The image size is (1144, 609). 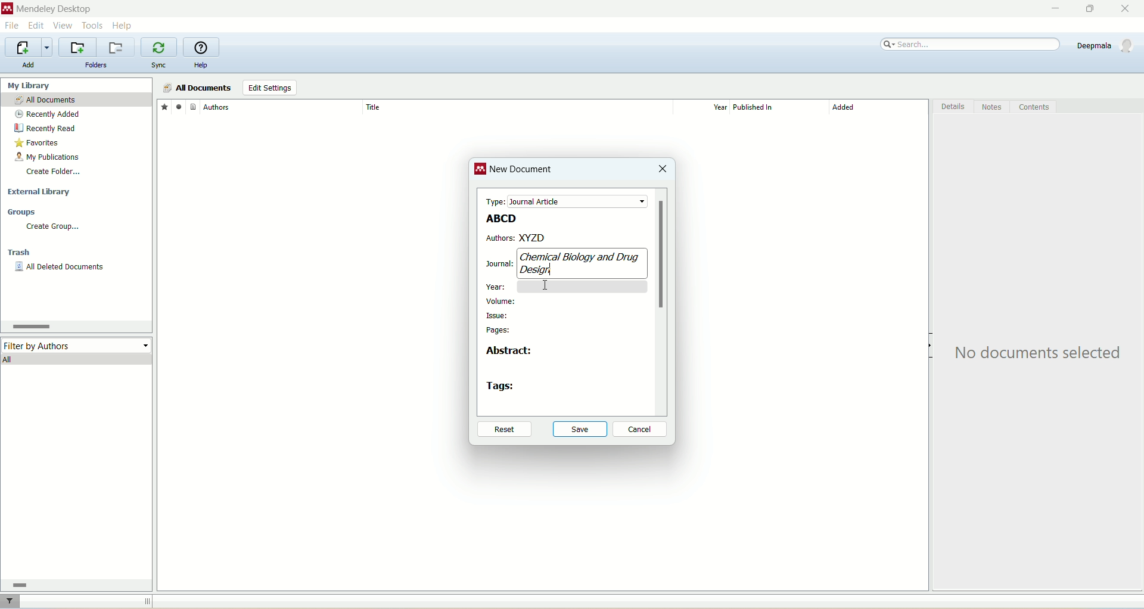 I want to click on tags, so click(x=502, y=386).